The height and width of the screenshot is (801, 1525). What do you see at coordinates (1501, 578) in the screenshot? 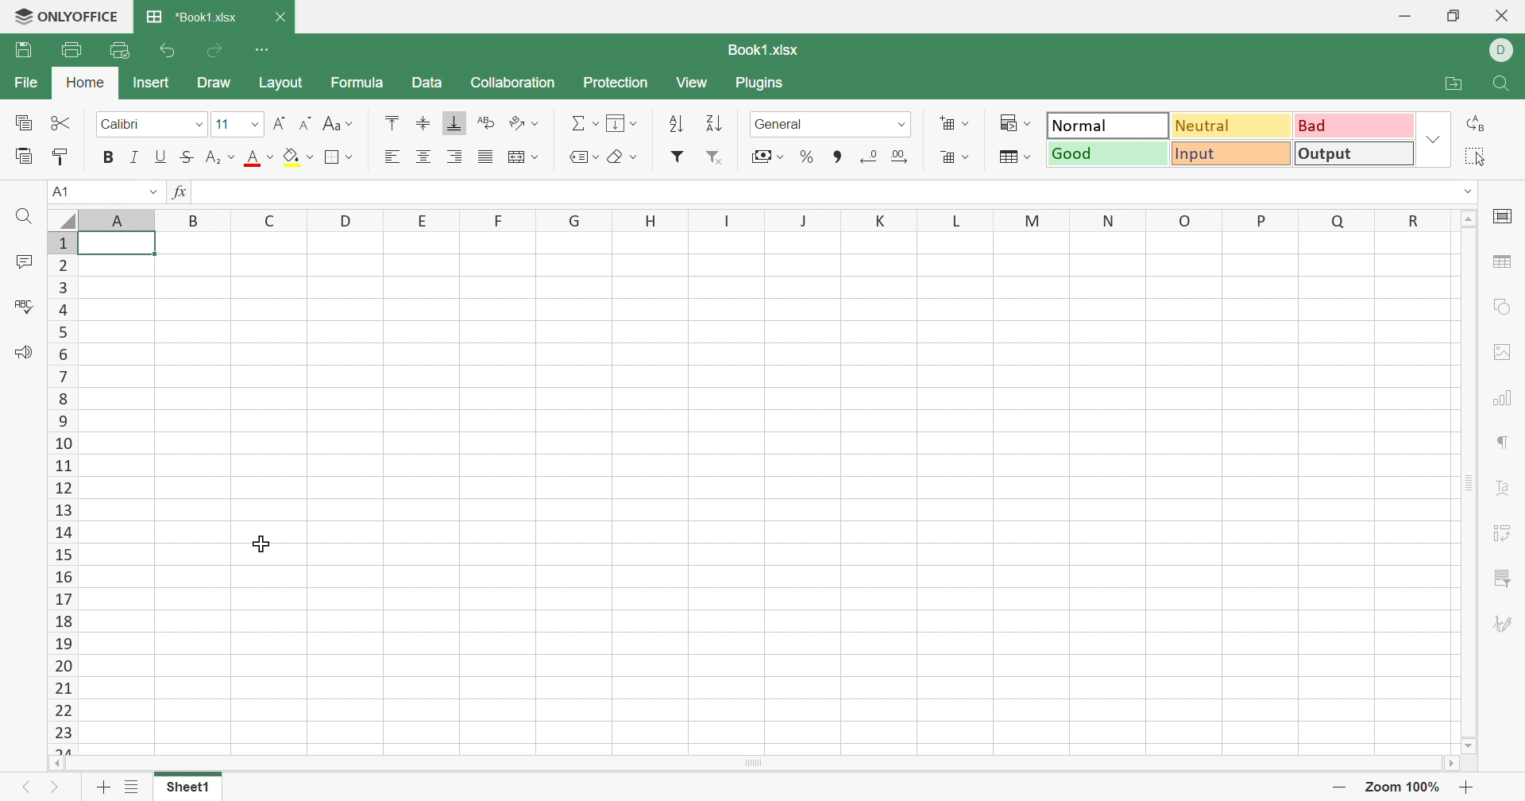
I see `Slicer settings` at bounding box center [1501, 578].